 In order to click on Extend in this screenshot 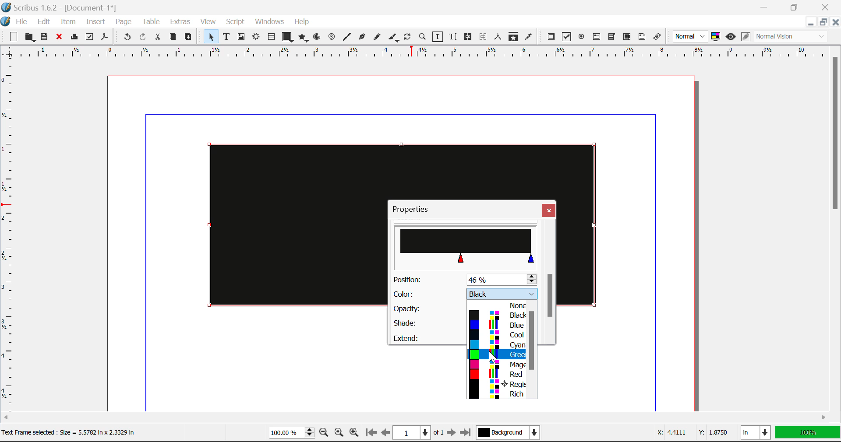, I will do `click(426, 337)`.